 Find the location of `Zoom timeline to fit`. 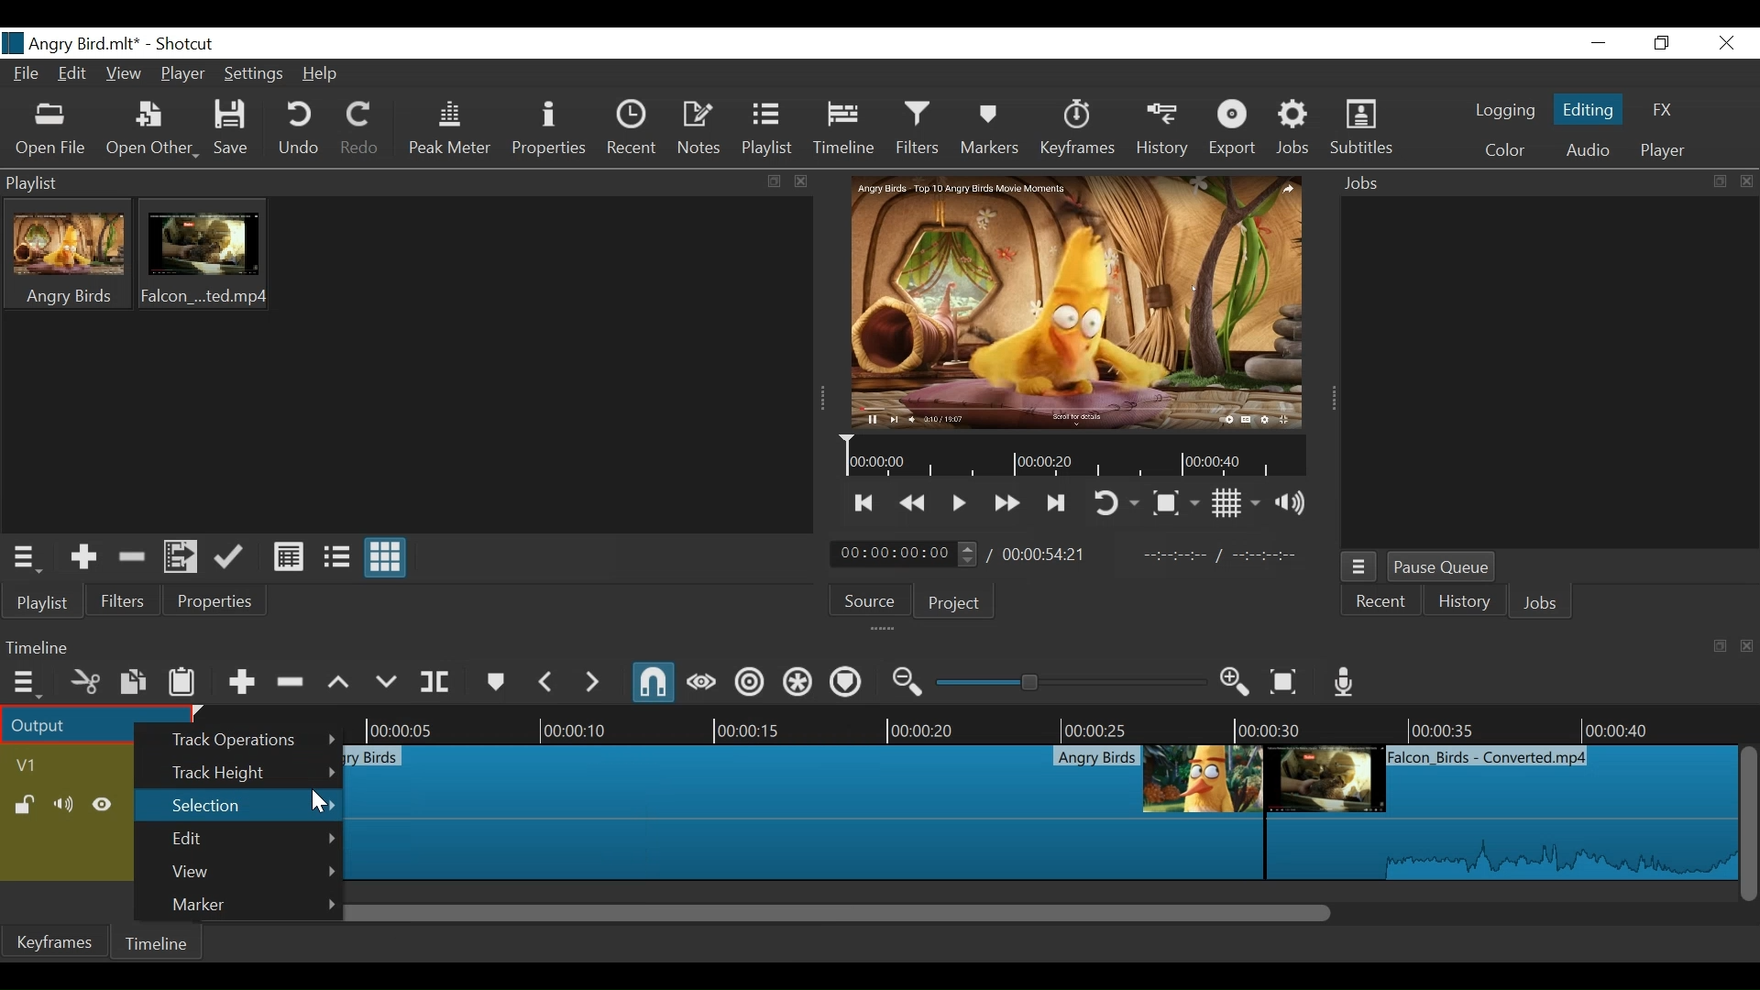

Zoom timeline to fit is located at coordinates (1283, 683).